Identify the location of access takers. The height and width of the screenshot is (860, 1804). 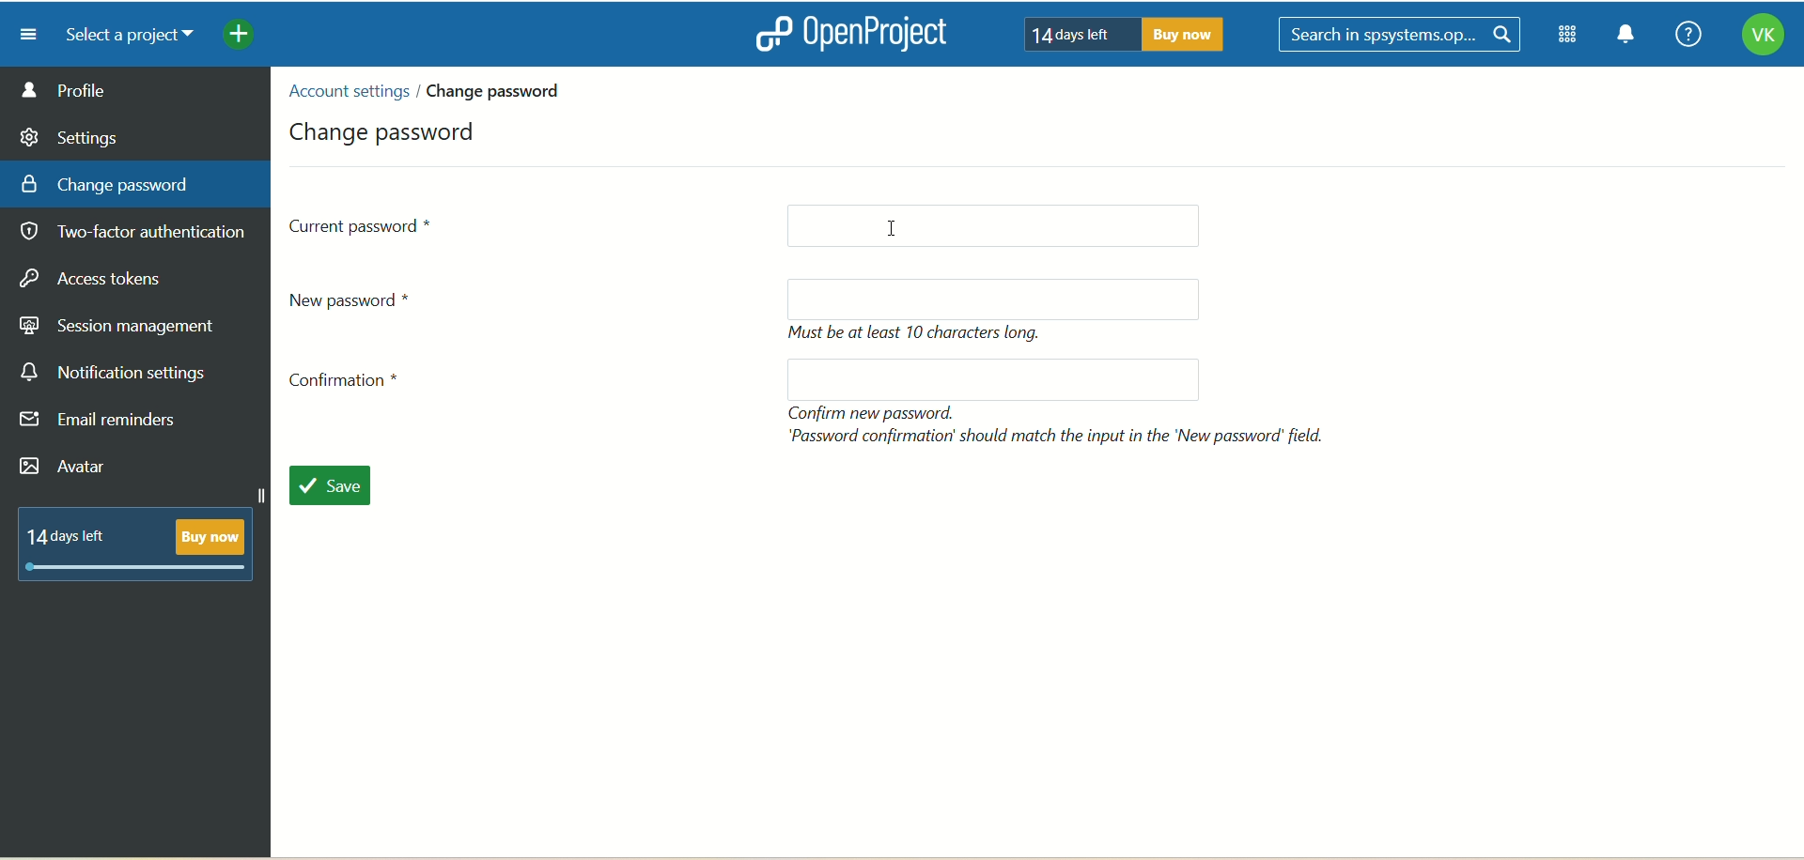
(99, 280).